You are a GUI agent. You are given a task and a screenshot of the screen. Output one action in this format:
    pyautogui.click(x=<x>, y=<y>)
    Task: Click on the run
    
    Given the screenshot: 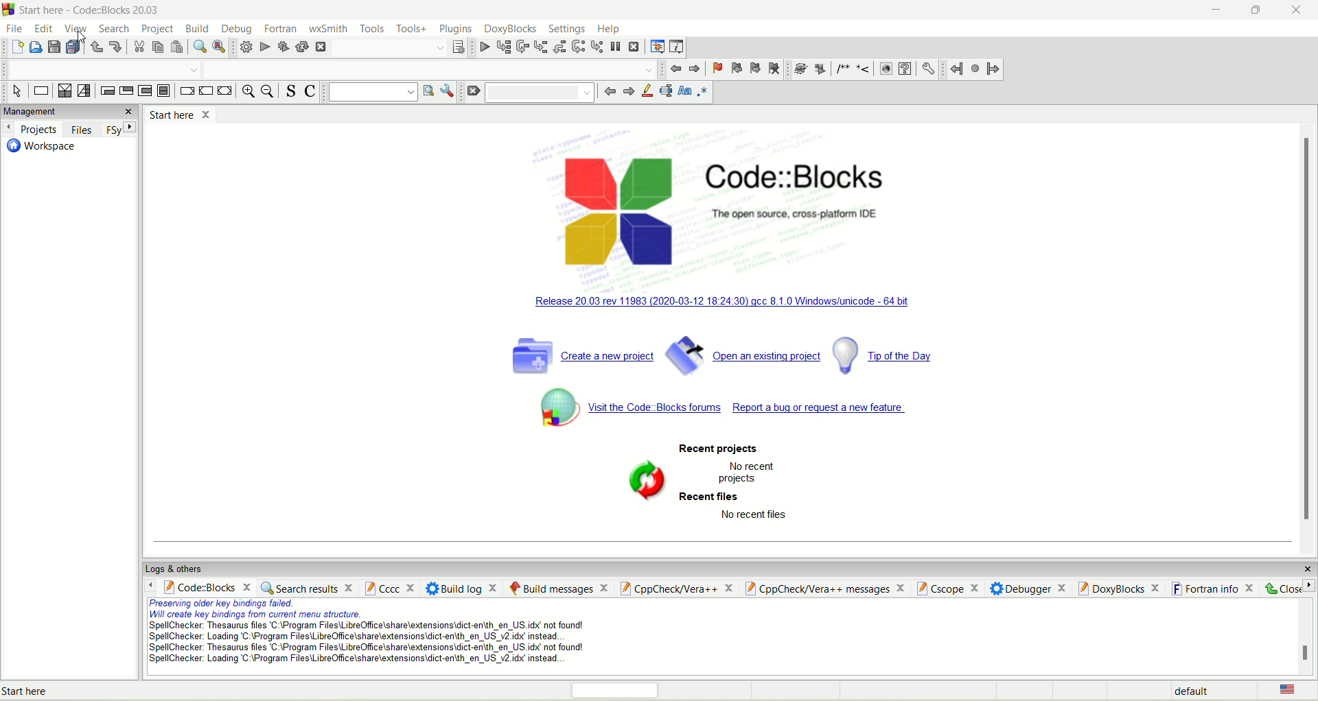 What is the action you would take?
    pyautogui.click(x=263, y=47)
    